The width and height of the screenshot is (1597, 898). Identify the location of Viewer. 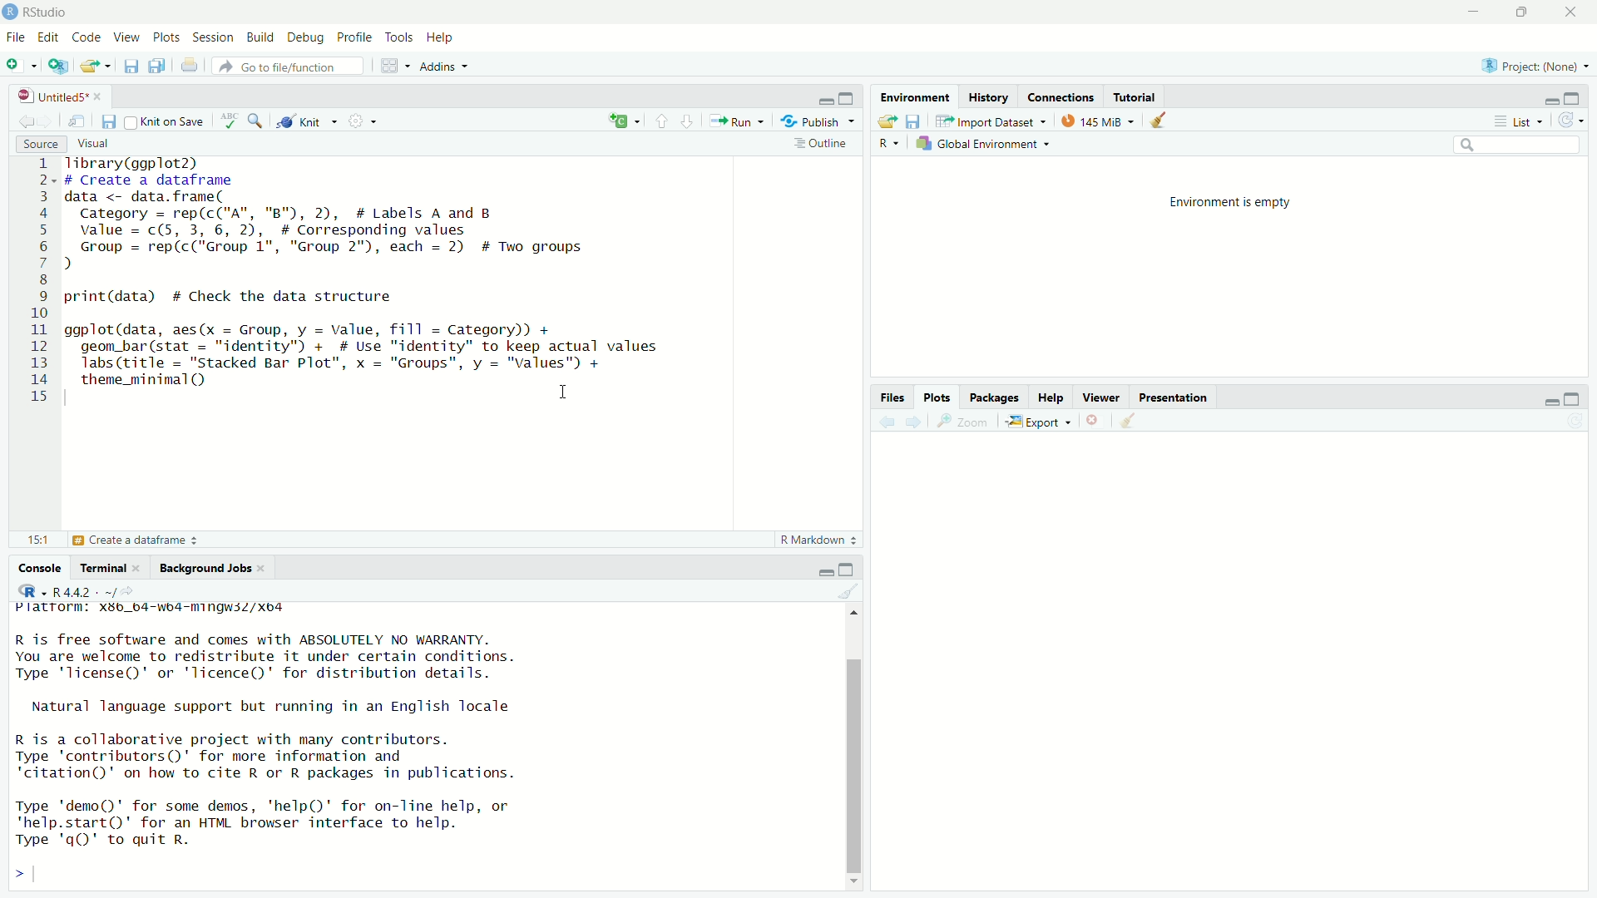
(1100, 397).